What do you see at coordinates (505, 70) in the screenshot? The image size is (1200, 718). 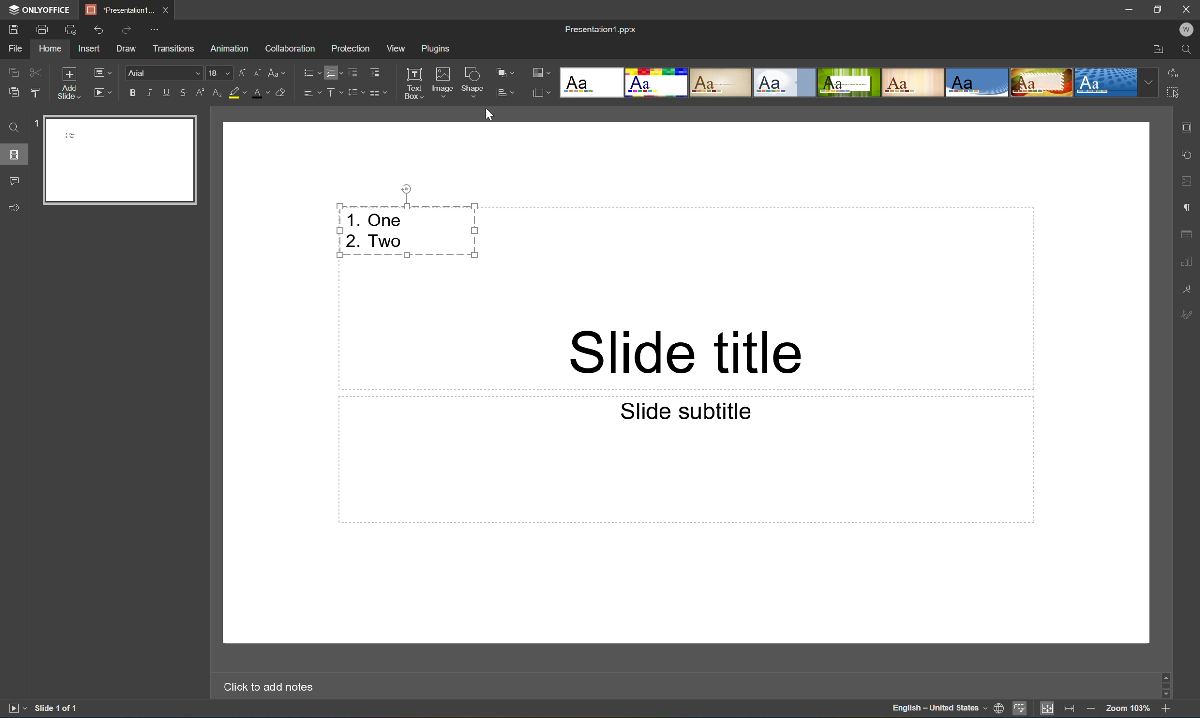 I see `Arrange shape` at bounding box center [505, 70].